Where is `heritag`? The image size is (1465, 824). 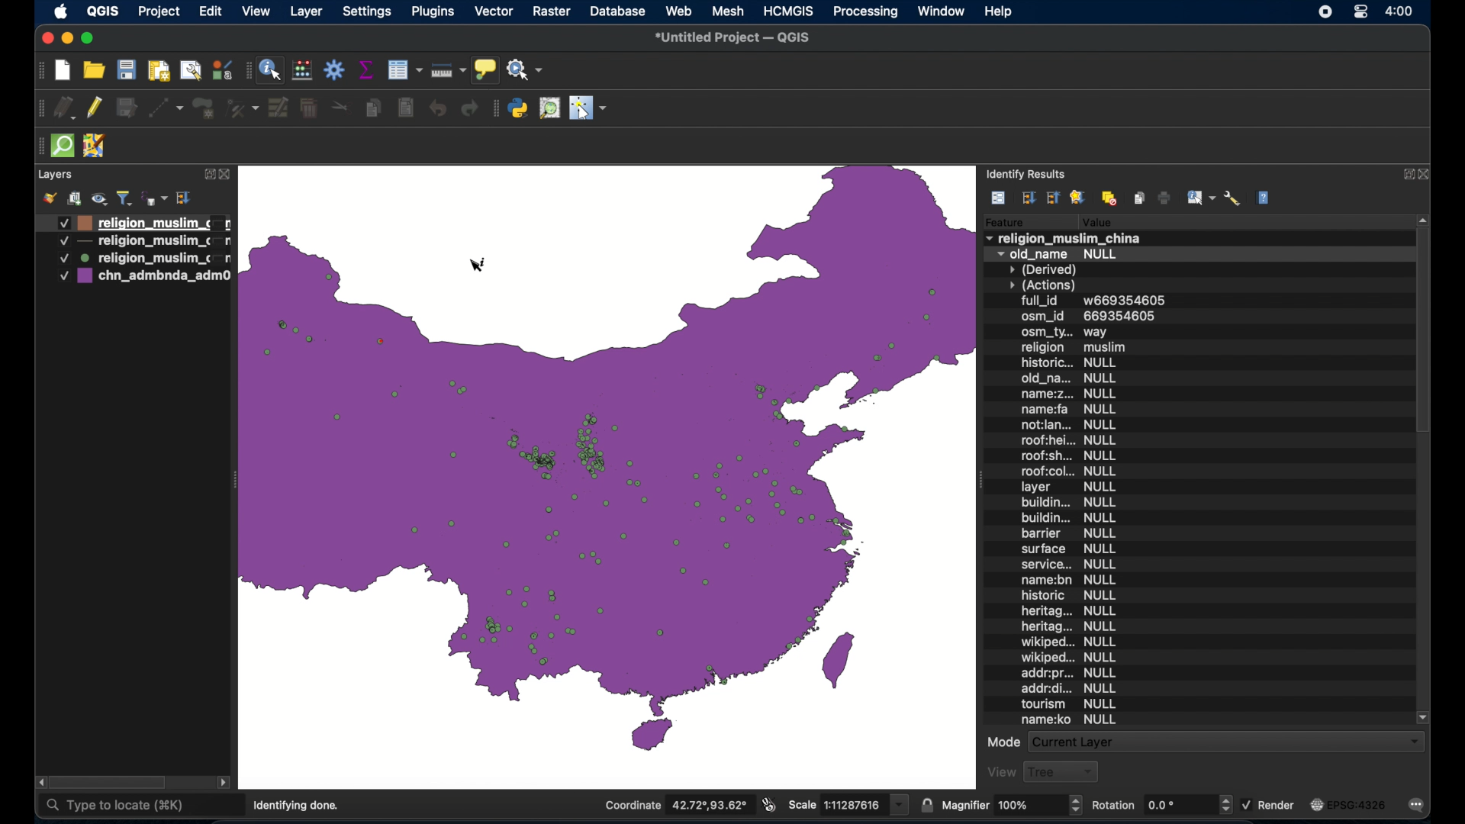 heritag is located at coordinates (1067, 610).